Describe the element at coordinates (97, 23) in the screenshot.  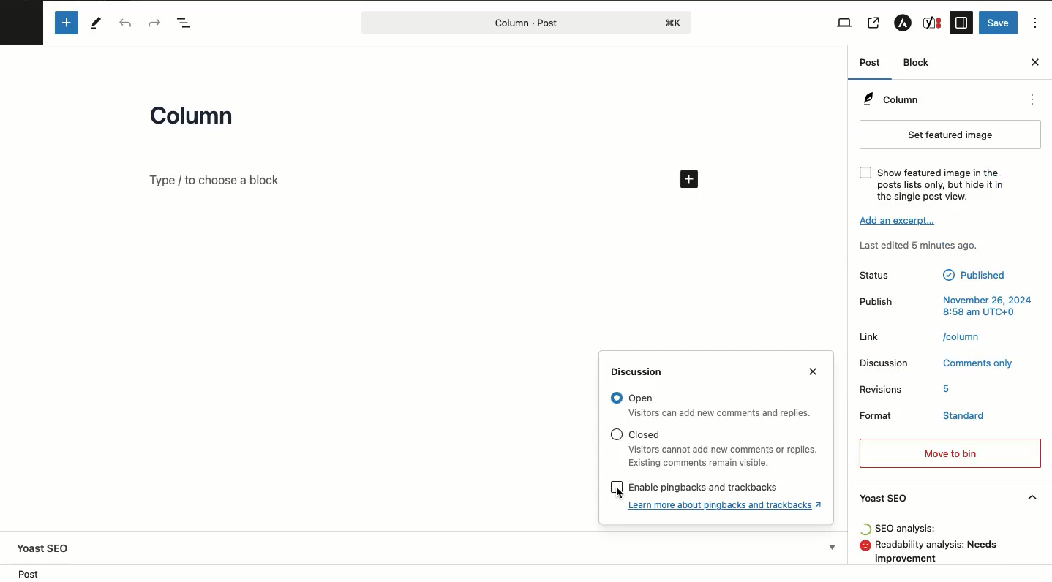
I see `Tools` at that location.